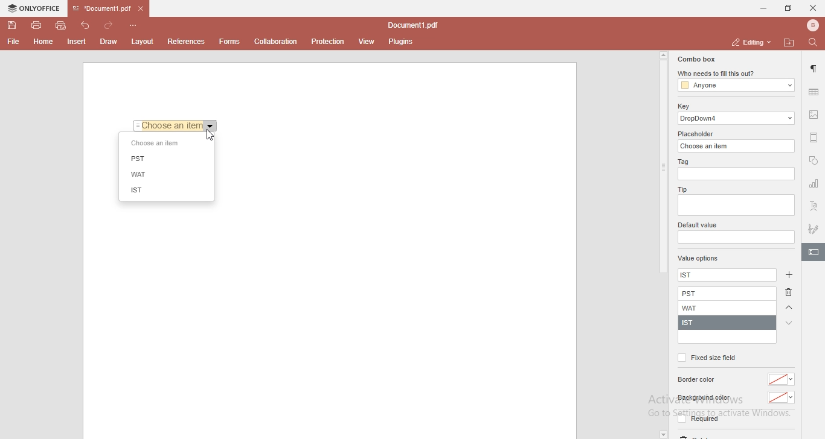  What do you see at coordinates (814, 207) in the screenshot?
I see `text` at bounding box center [814, 207].